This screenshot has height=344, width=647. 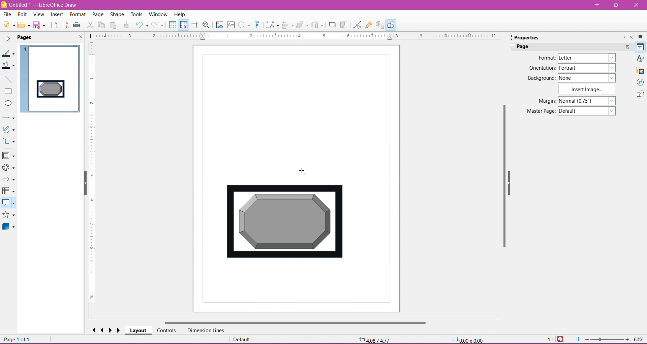 I want to click on Application Logo, so click(x=4, y=4).